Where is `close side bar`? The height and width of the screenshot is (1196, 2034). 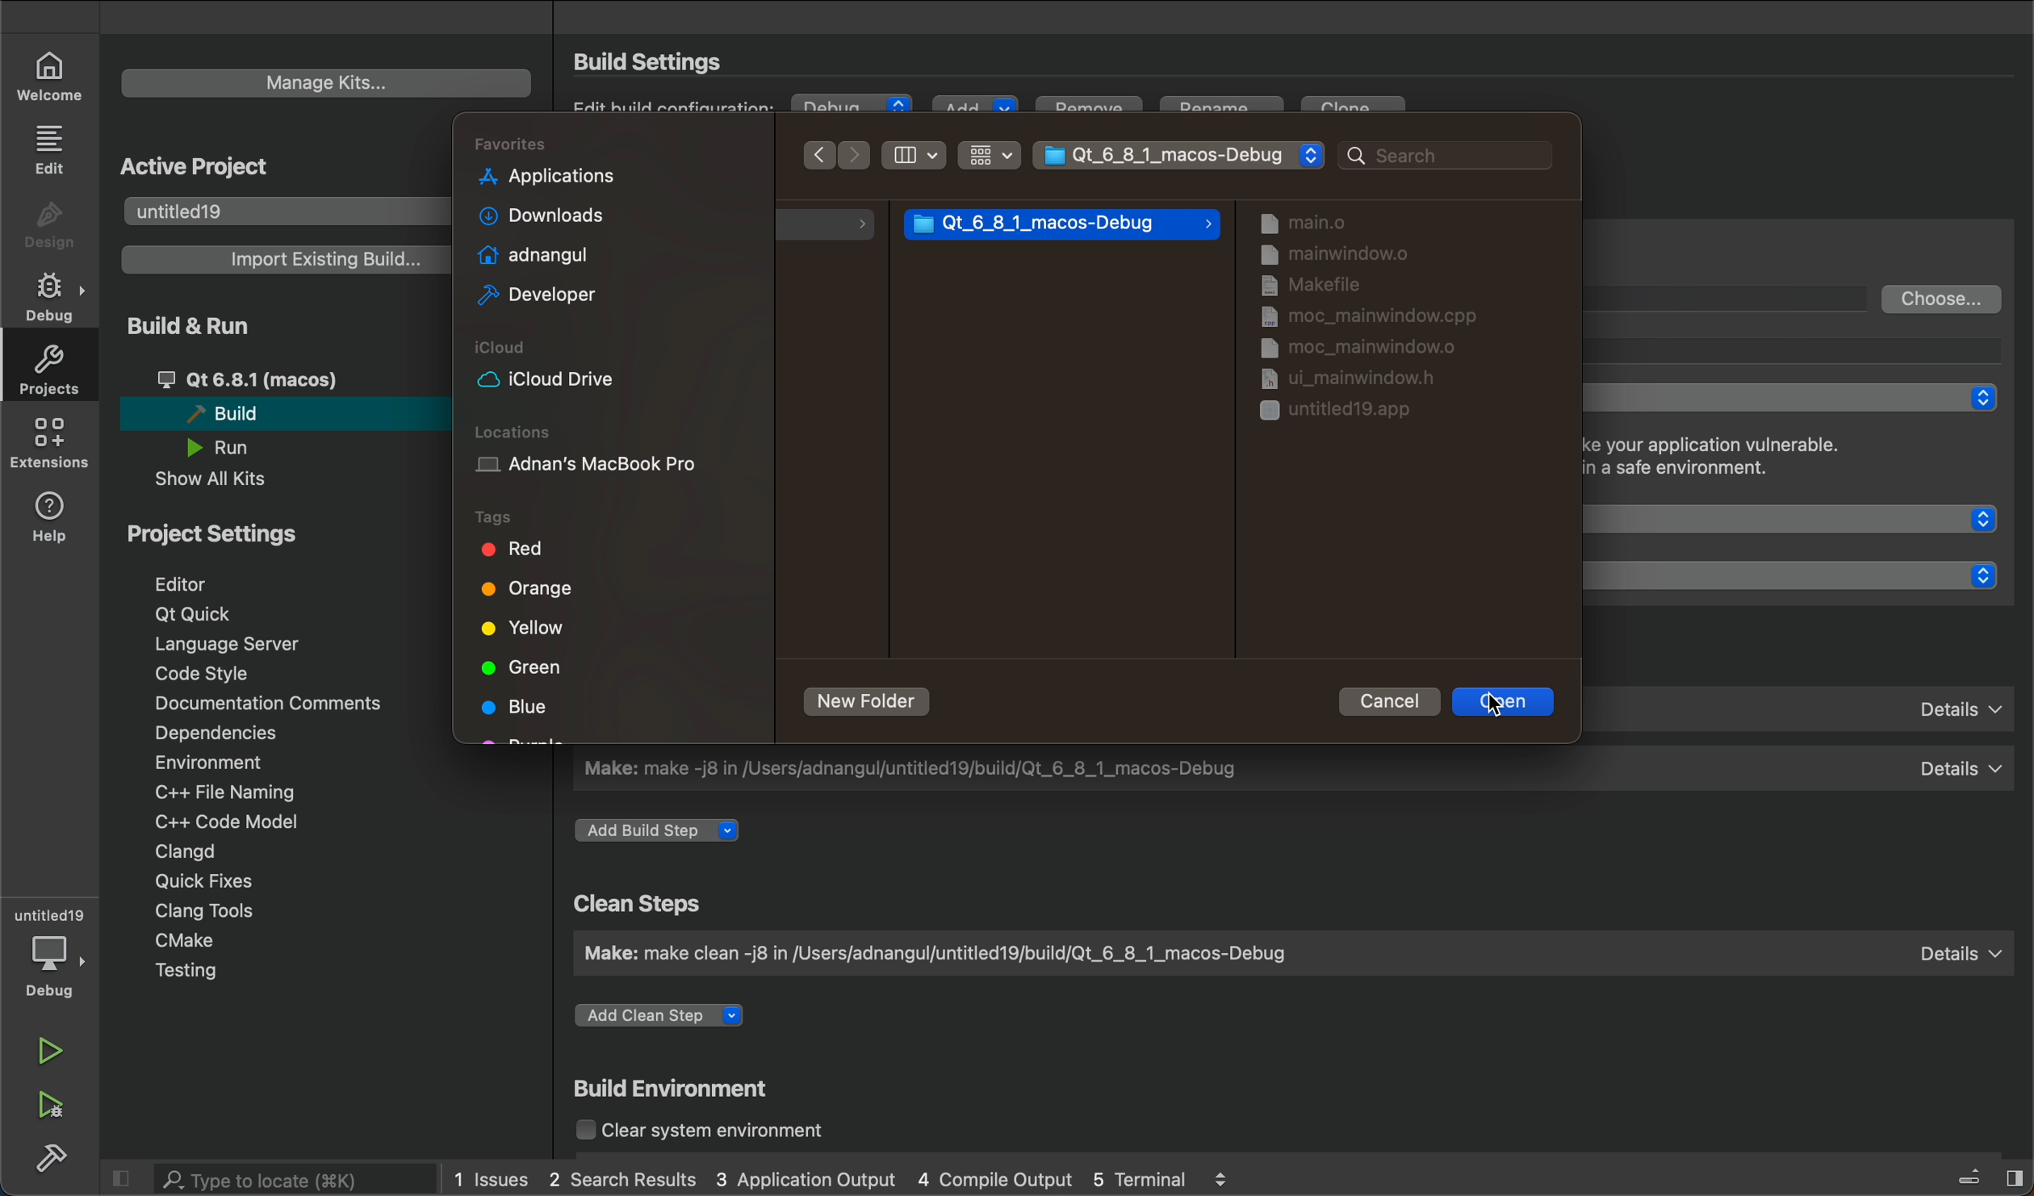
close side bar is located at coordinates (1974, 1174).